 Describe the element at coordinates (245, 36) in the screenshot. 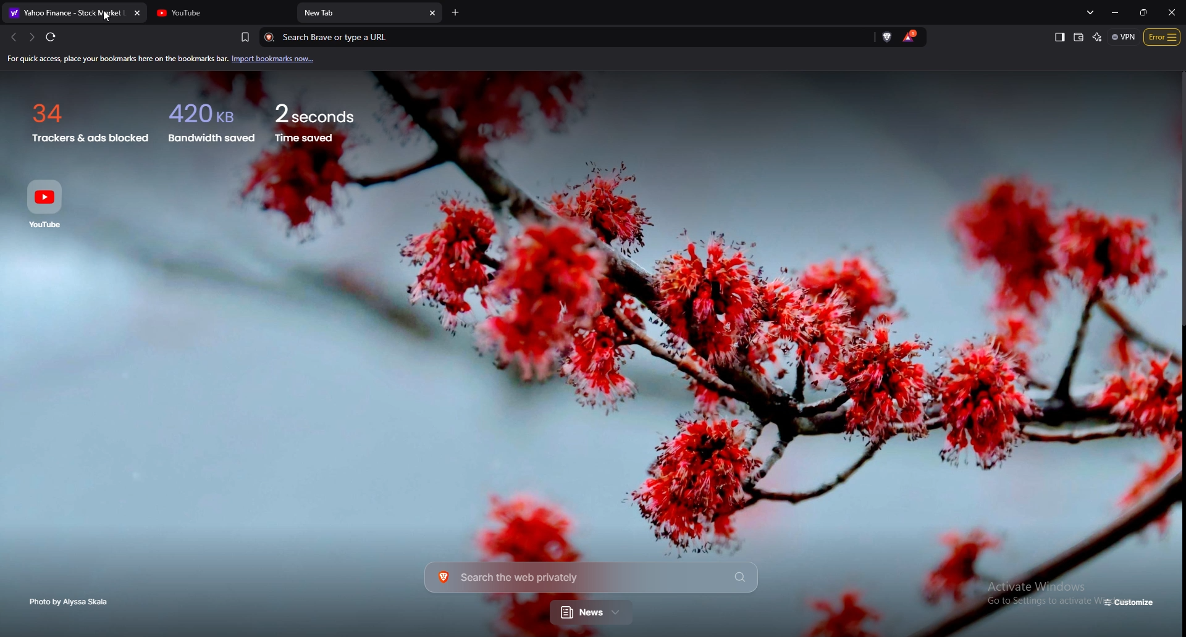

I see `bookmark this tab` at that location.